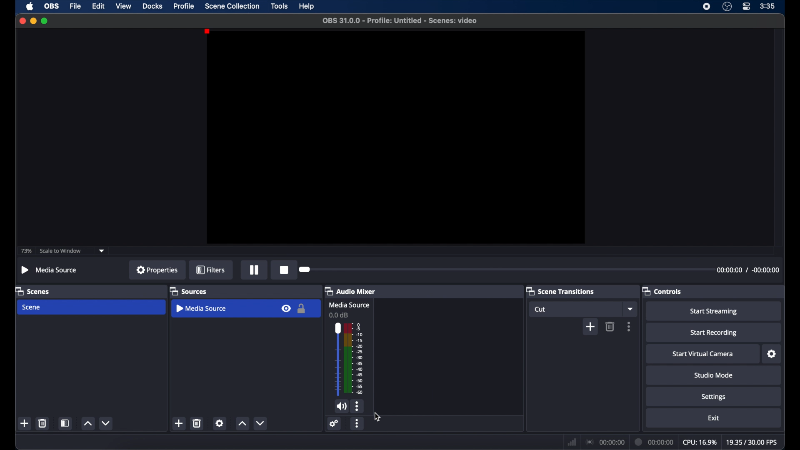  I want to click on minimize, so click(33, 21).